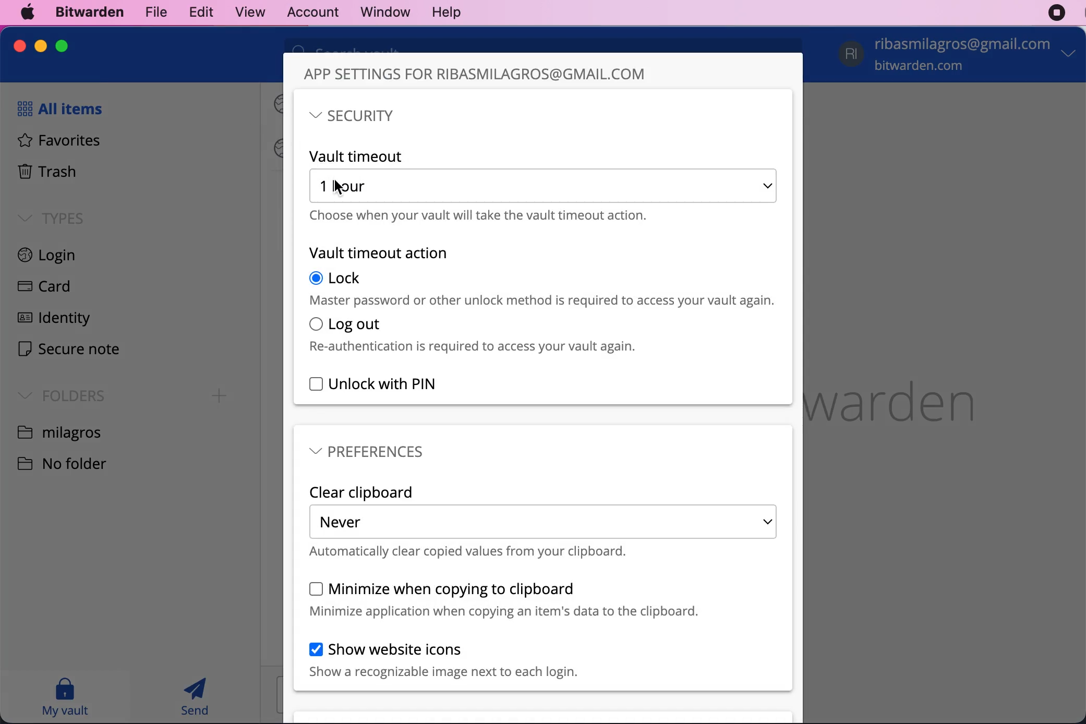 The width and height of the screenshot is (1086, 724). What do you see at coordinates (363, 492) in the screenshot?
I see `clear clipboard` at bounding box center [363, 492].